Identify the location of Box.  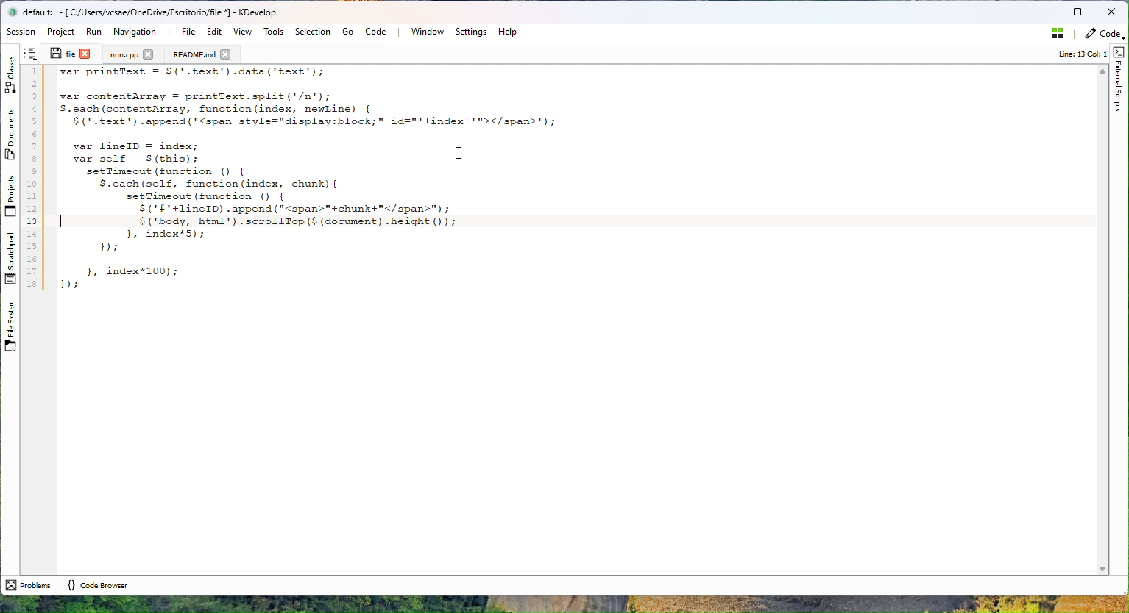
(1079, 11).